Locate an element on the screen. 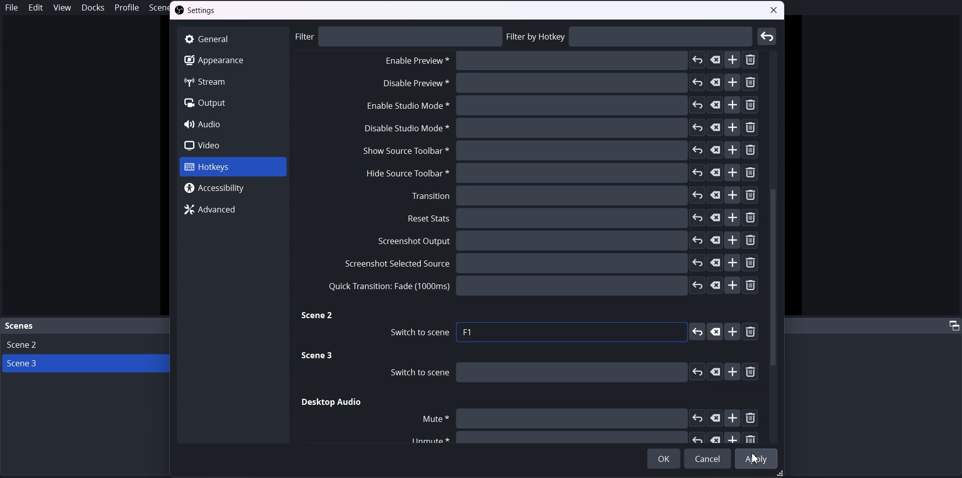  Scene is located at coordinates (20, 326).